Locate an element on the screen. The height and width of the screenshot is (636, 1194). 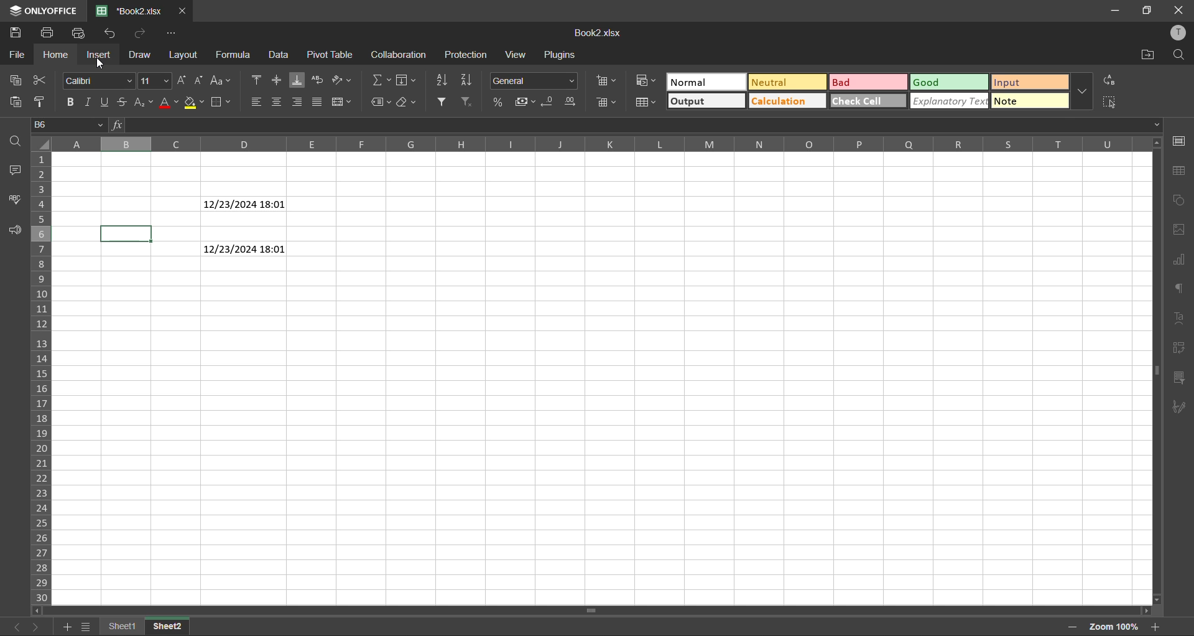
pivot table is located at coordinates (1178, 351).